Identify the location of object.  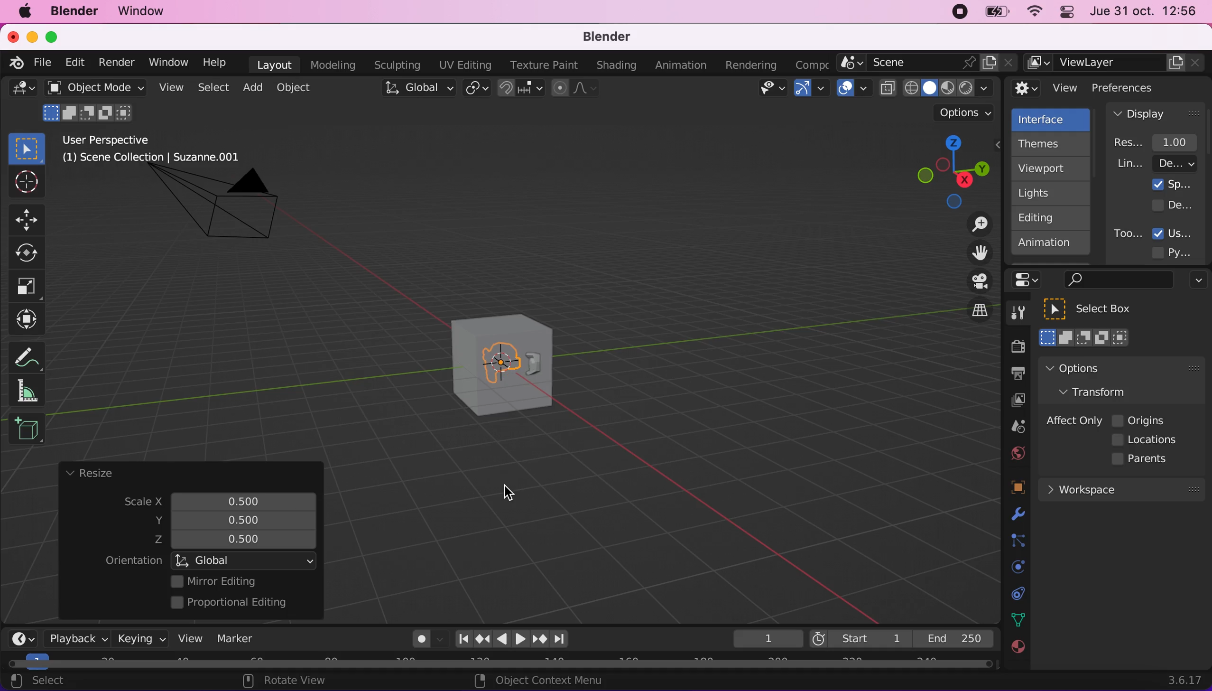
(296, 87).